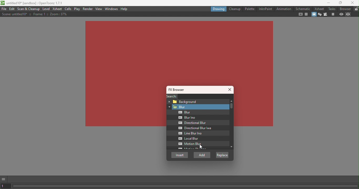 Image resolution: width=359 pixels, height=189 pixels. What do you see at coordinates (314, 15) in the screenshot?
I see `Camera stand view` at bounding box center [314, 15].